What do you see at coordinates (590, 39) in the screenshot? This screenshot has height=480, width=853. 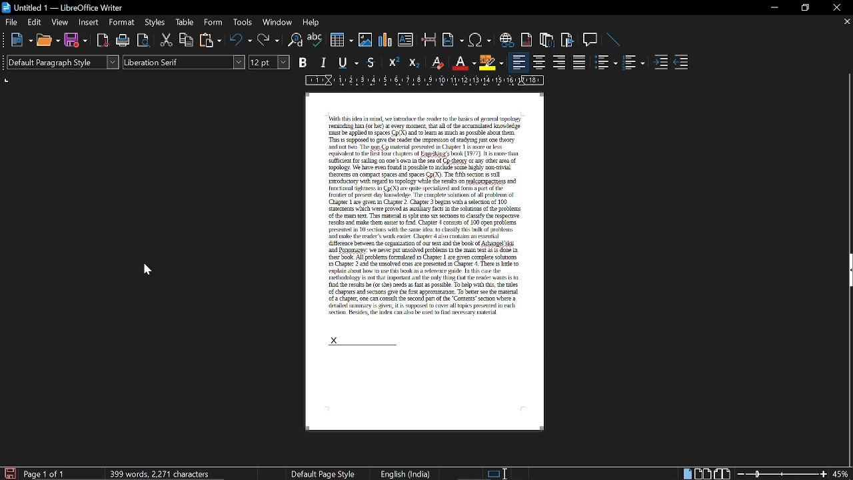 I see `insert comment` at bounding box center [590, 39].